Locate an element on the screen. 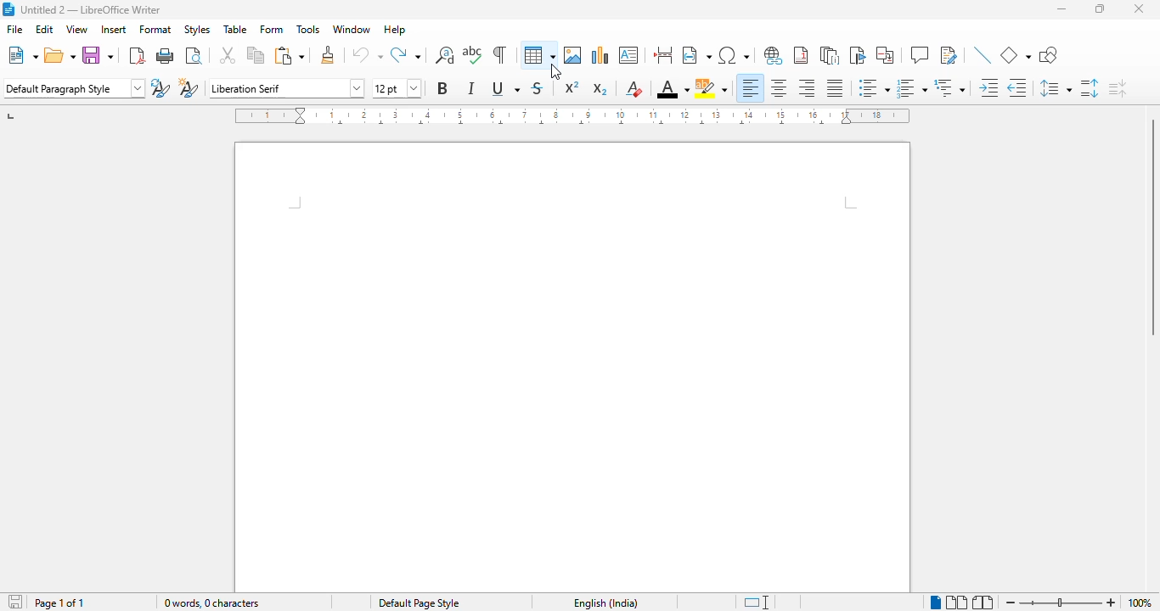  toggle ordered list is located at coordinates (912, 88).